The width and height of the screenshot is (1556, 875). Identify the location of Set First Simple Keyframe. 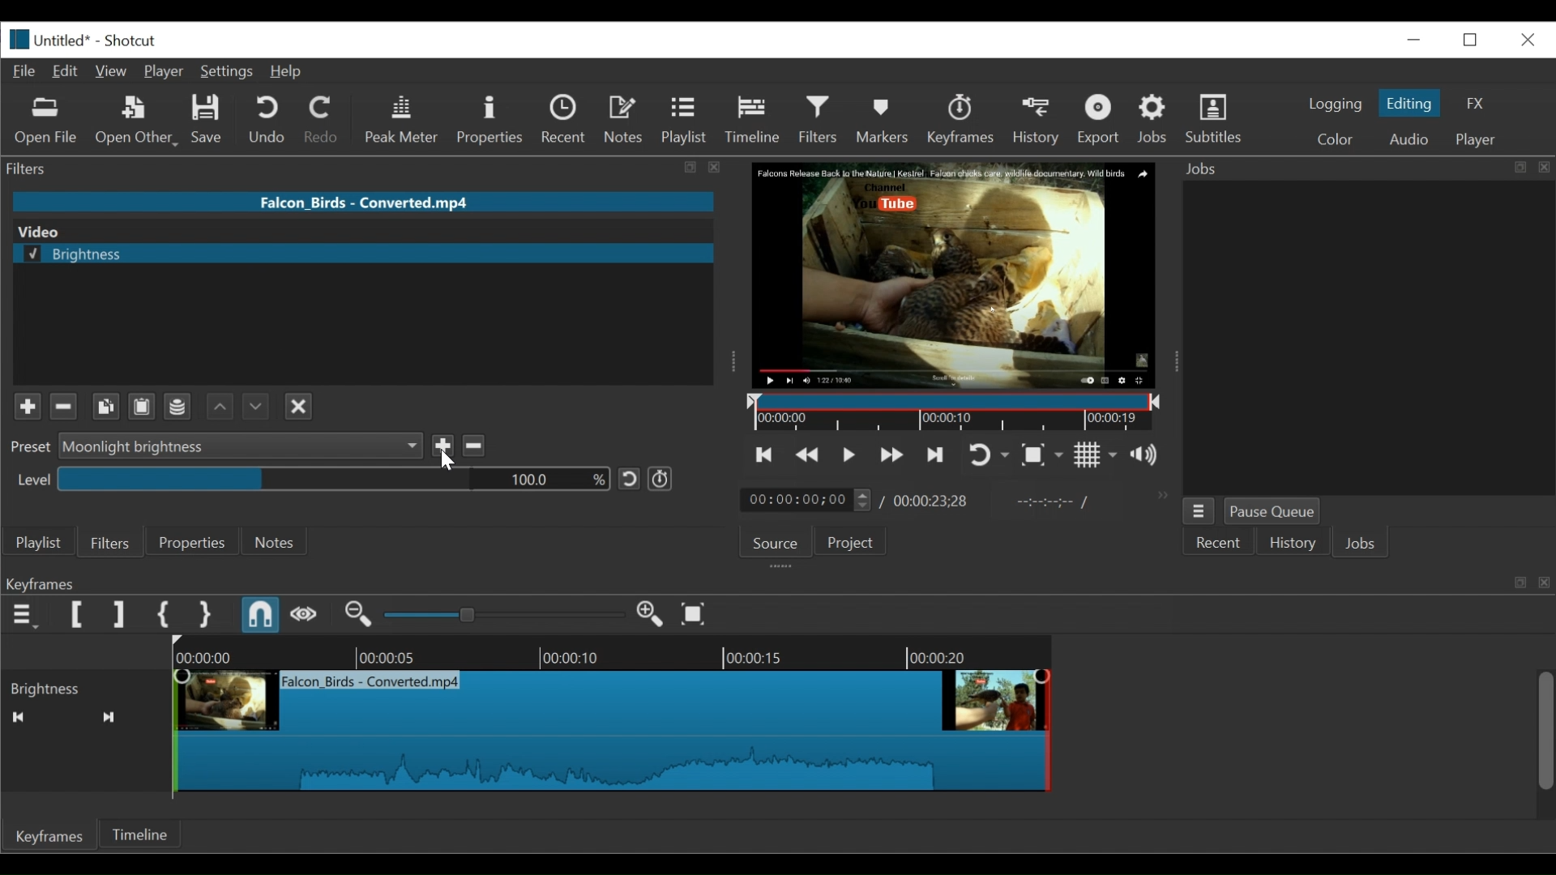
(163, 615).